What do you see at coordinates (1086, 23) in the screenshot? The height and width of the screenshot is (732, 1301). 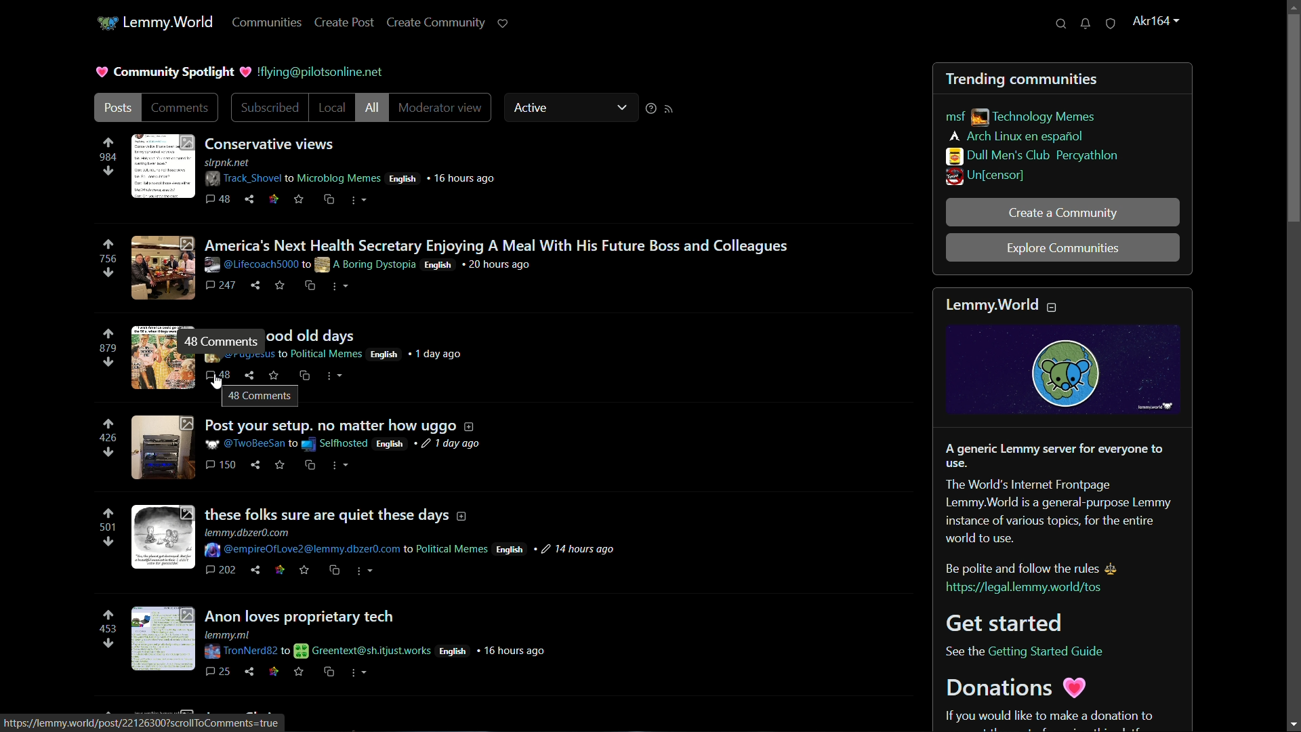 I see `unread notifications` at bounding box center [1086, 23].